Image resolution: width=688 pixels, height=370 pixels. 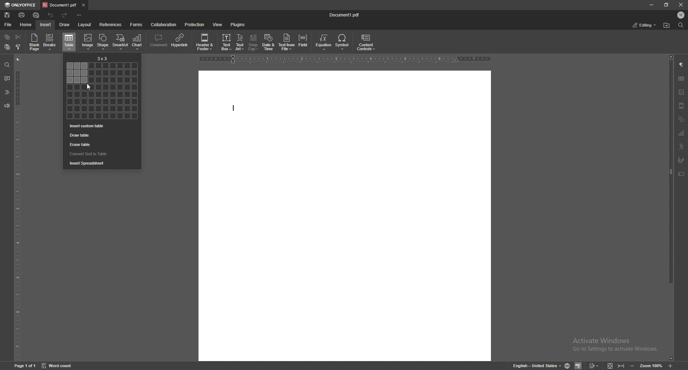 What do you see at coordinates (180, 42) in the screenshot?
I see `hyperlink` at bounding box center [180, 42].